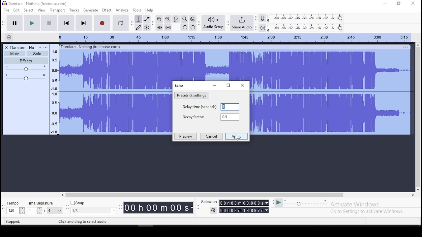 The image size is (422, 237). Describe the element at coordinates (406, 46) in the screenshot. I see `` at that location.